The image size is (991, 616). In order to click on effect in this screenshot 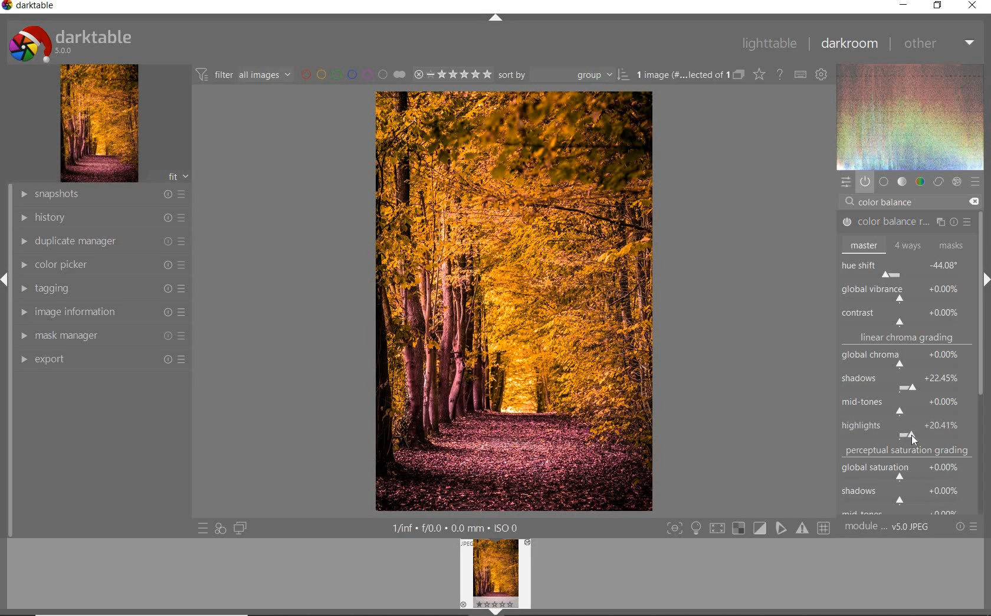, I will do `click(957, 181)`.